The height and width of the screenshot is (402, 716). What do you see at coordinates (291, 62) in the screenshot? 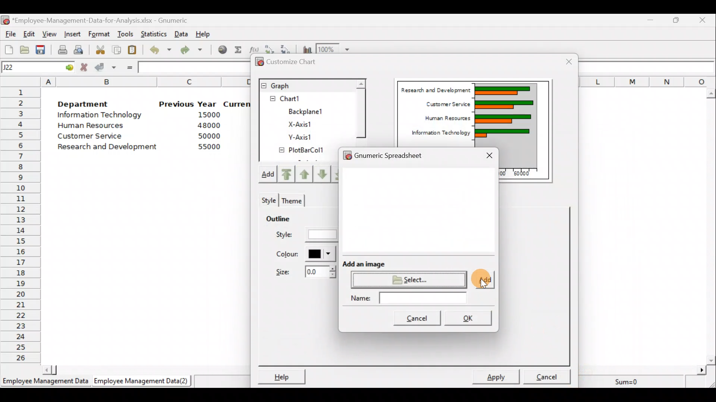
I see `Customize chart` at bounding box center [291, 62].